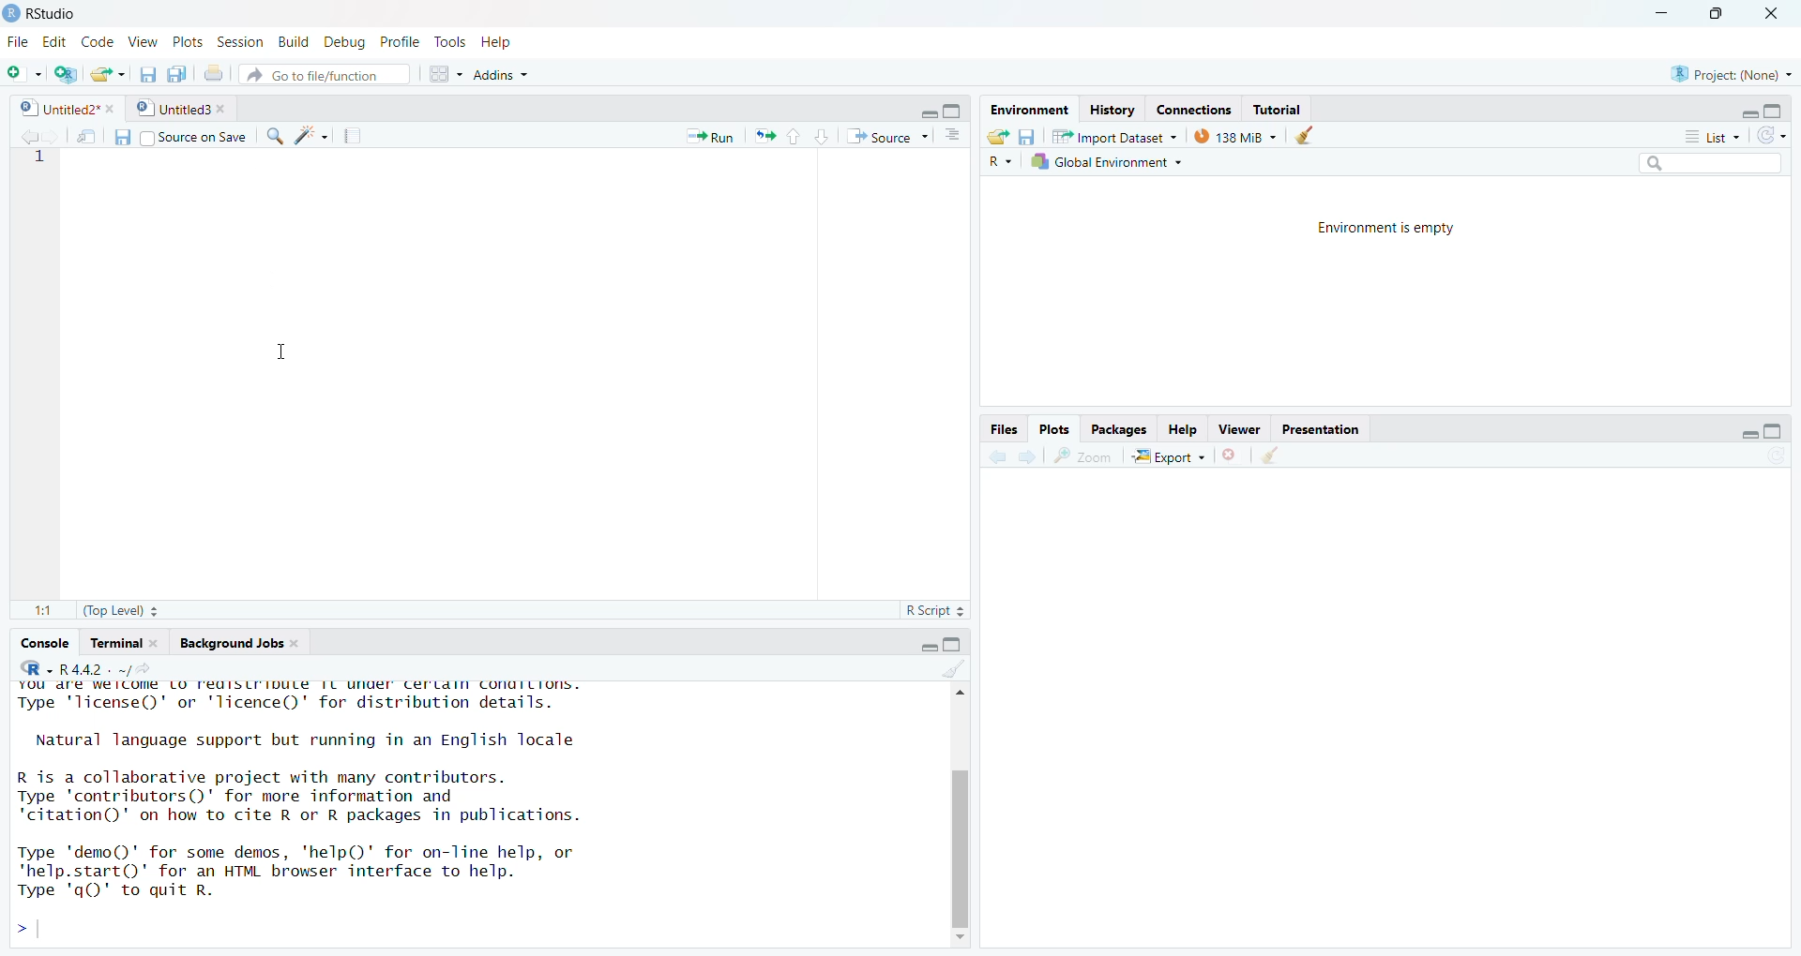 This screenshot has width=1801, height=956. Describe the element at coordinates (1237, 427) in the screenshot. I see `Viewer` at that location.